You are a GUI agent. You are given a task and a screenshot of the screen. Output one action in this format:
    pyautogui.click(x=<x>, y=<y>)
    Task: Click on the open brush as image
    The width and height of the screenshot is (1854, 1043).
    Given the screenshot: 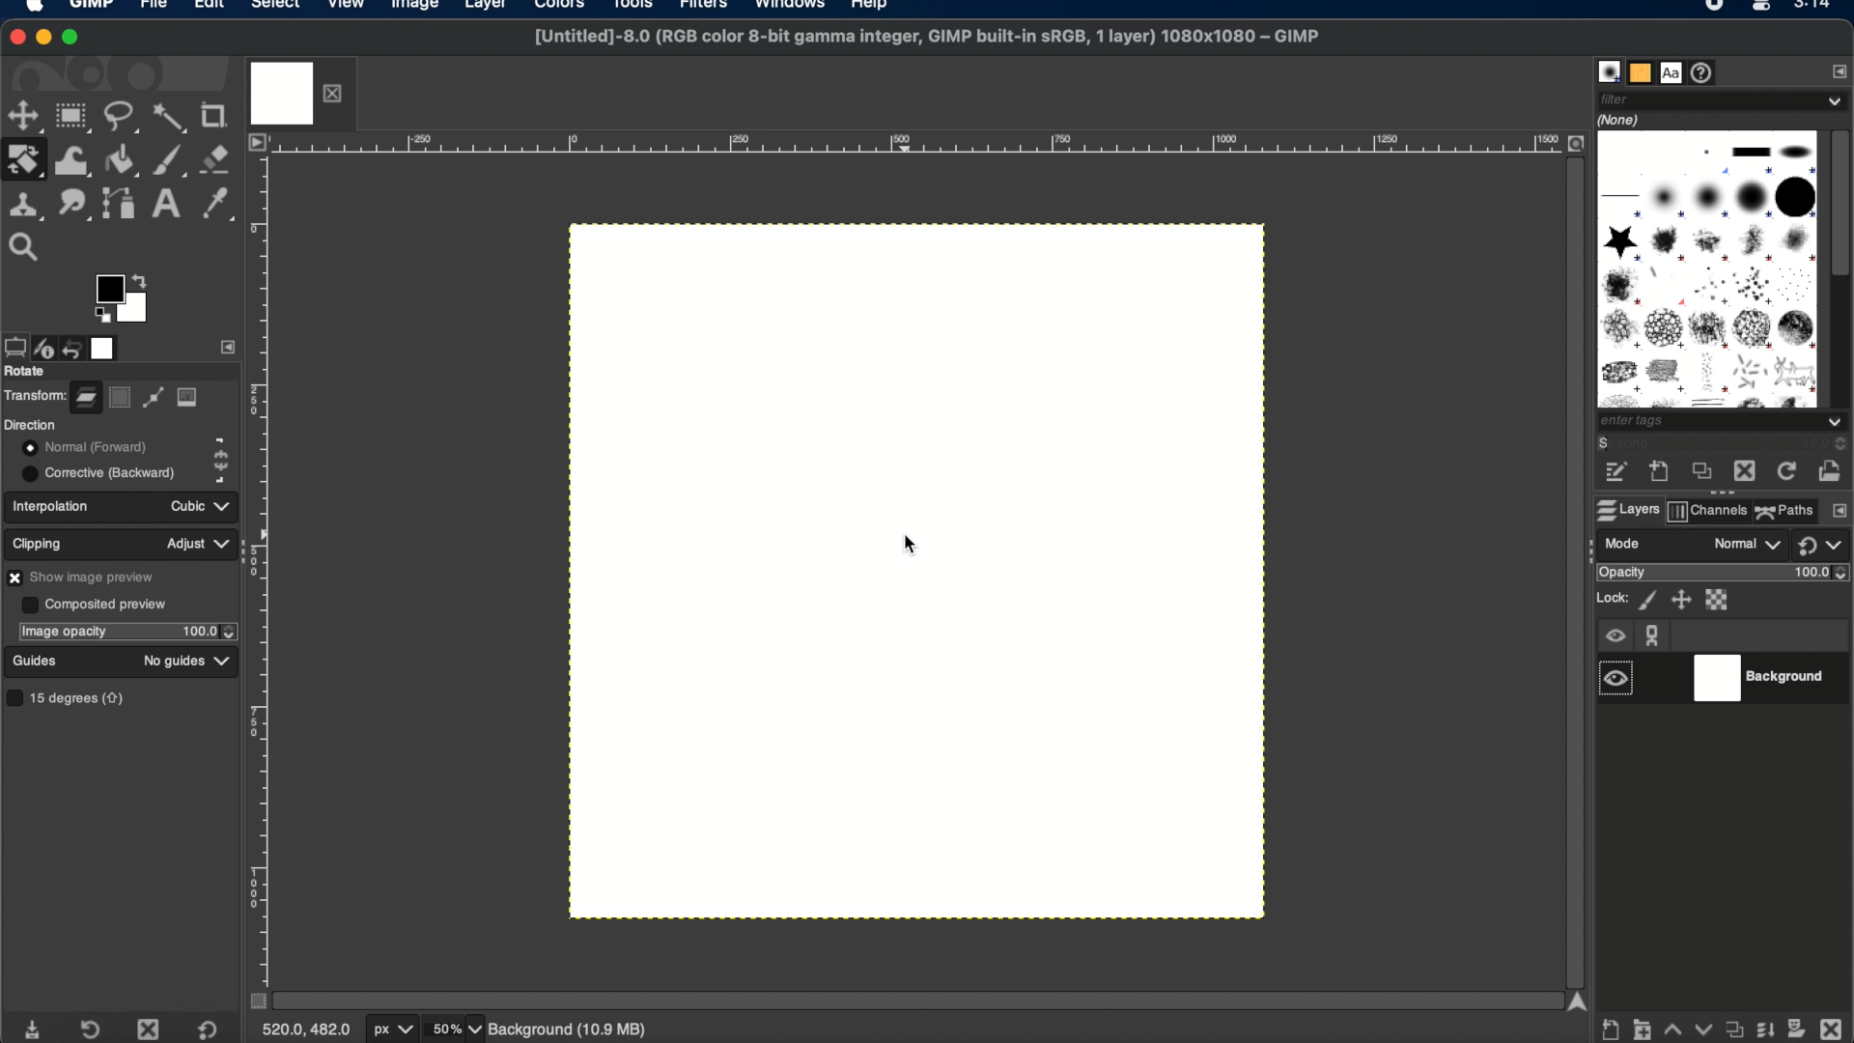 What is the action you would take?
    pyautogui.click(x=1831, y=466)
    